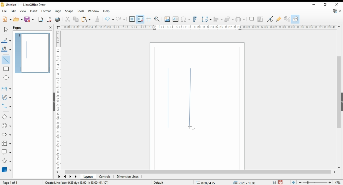  Describe the element at coordinates (13, 11) in the screenshot. I see `edit` at that location.